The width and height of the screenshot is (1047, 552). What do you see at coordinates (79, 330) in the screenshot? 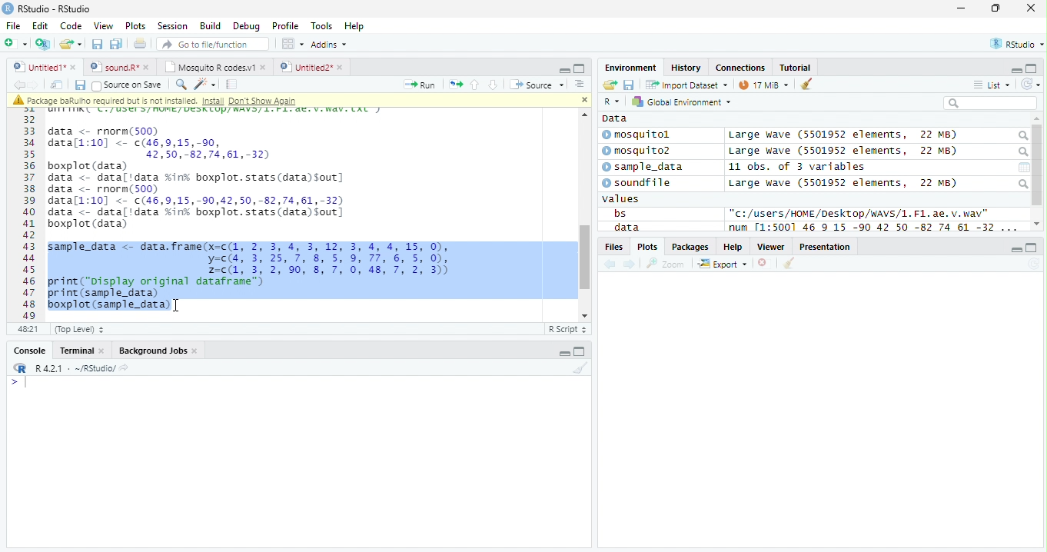
I see `(Top Level)` at bounding box center [79, 330].